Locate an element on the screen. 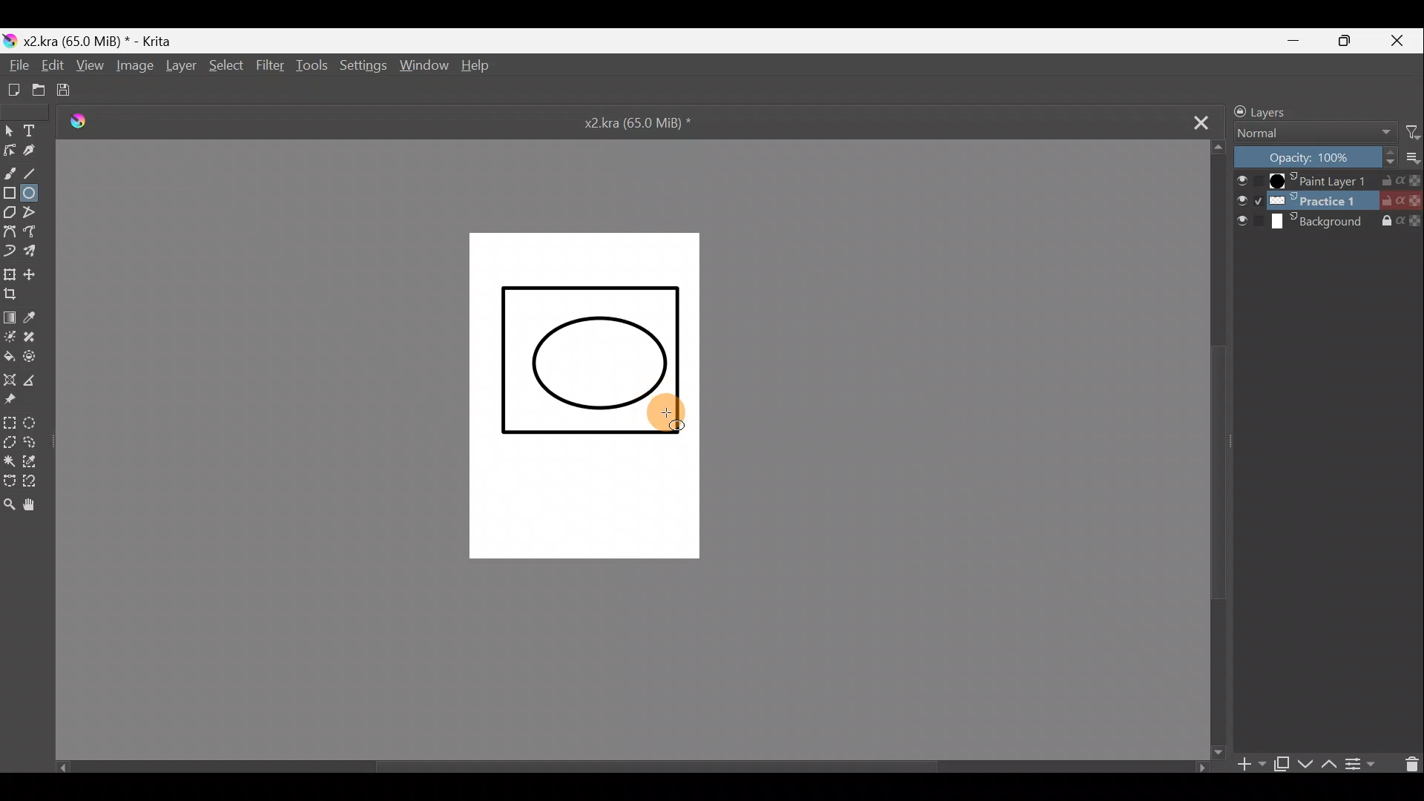 This screenshot has width=1424, height=801. Filter is located at coordinates (268, 65).